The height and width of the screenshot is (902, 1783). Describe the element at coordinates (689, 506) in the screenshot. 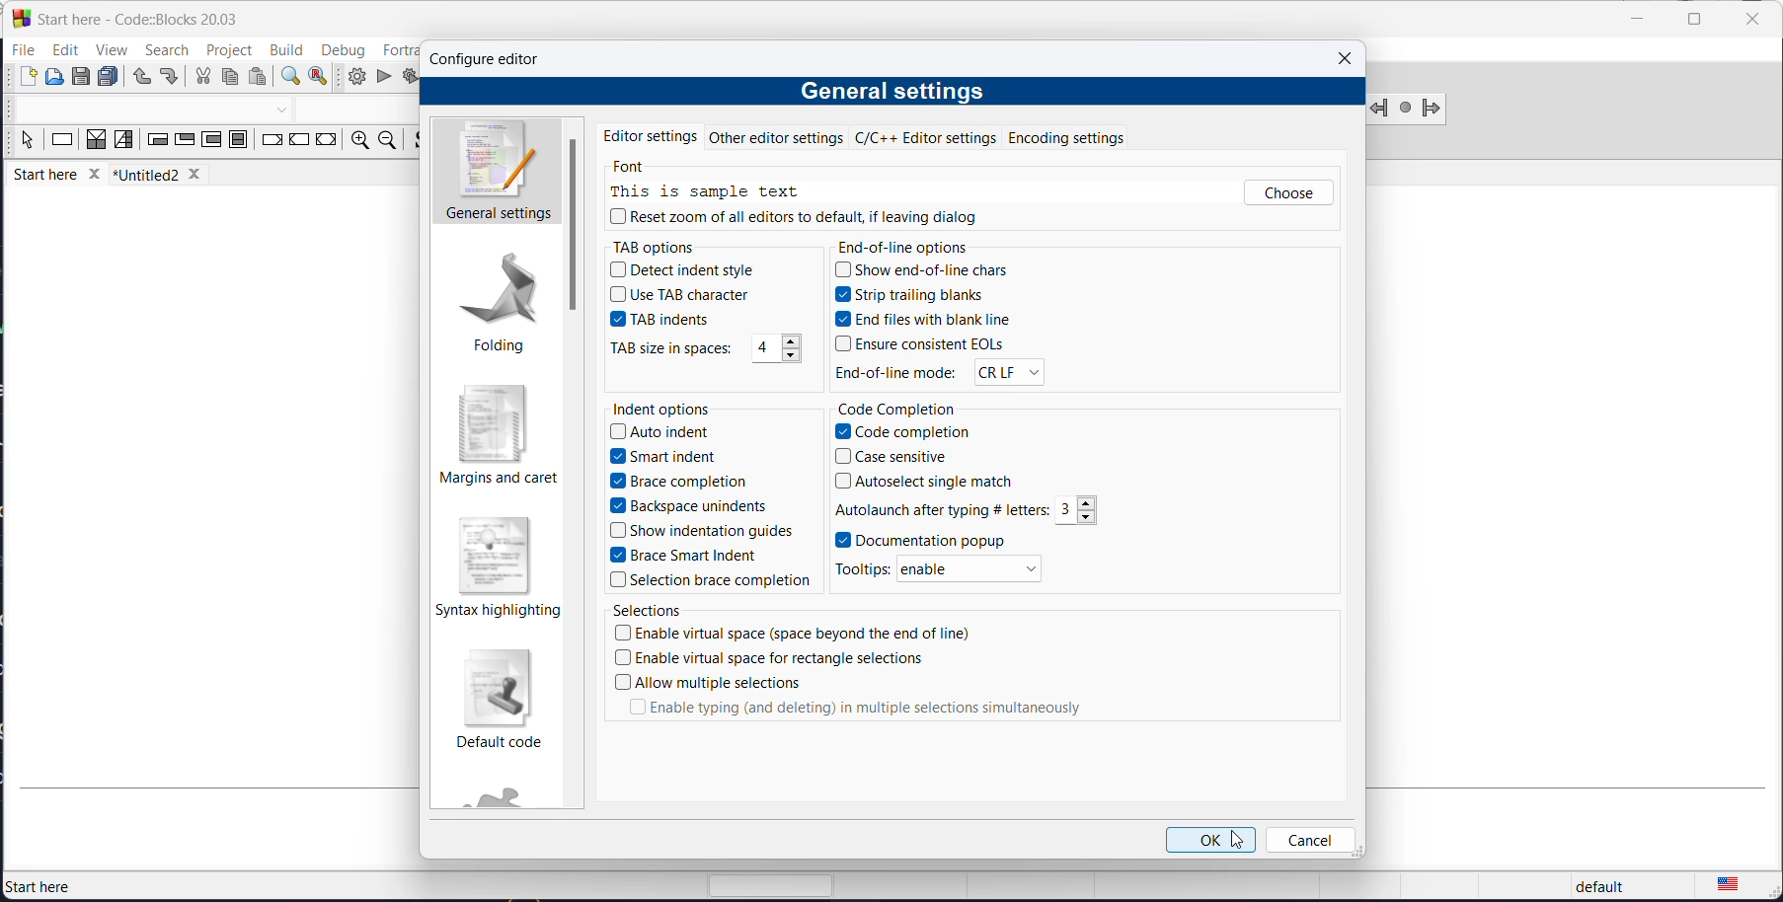

I see `backspace unindent` at that location.